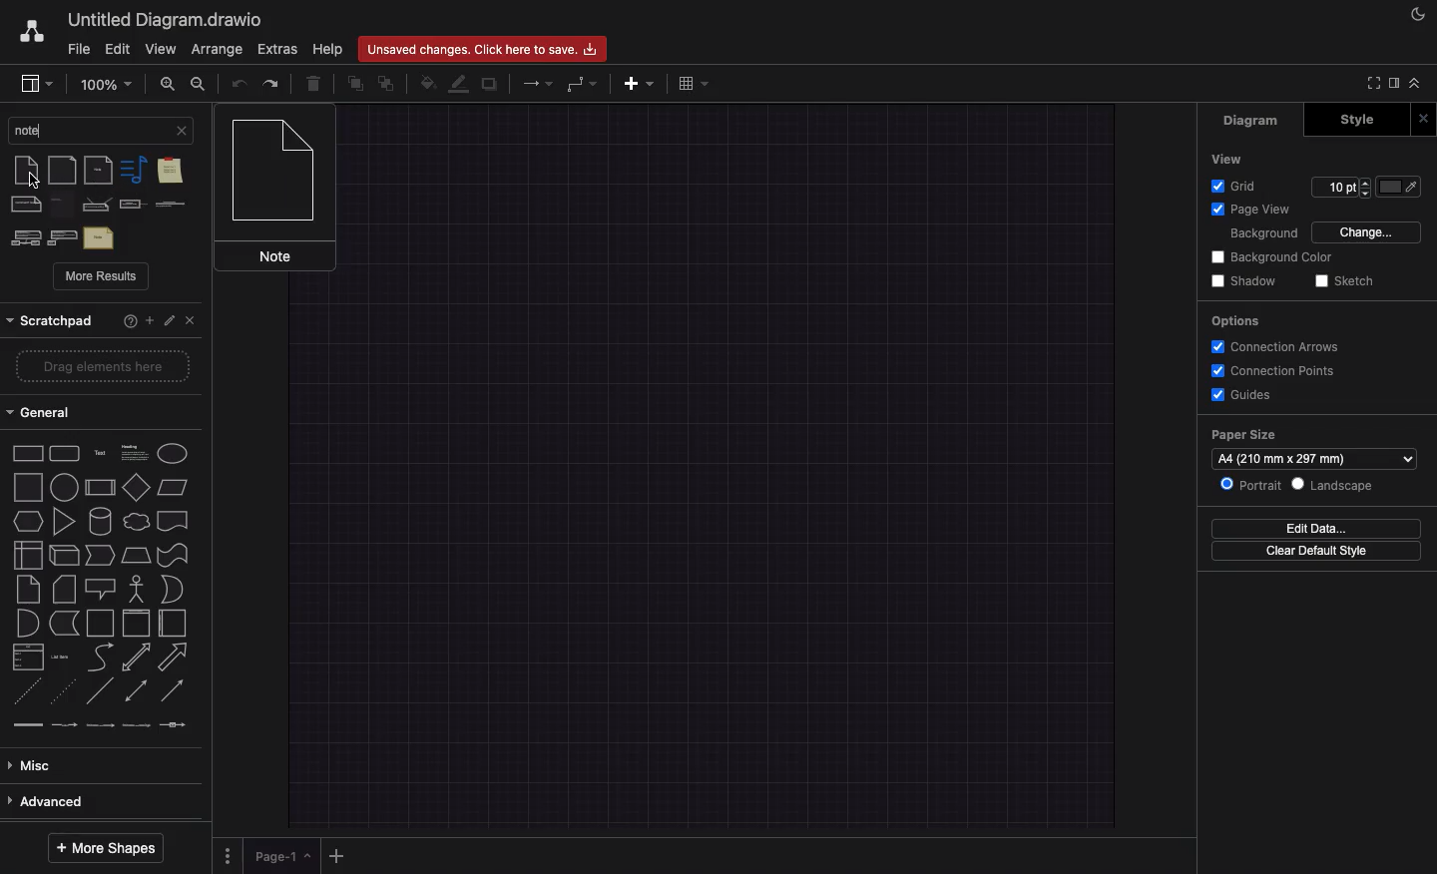 The width and height of the screenshot is (1437, 874). What do you see at coordinates (102, 277) in the screenshot?
I see `More results` at bounding box center [102, 277].